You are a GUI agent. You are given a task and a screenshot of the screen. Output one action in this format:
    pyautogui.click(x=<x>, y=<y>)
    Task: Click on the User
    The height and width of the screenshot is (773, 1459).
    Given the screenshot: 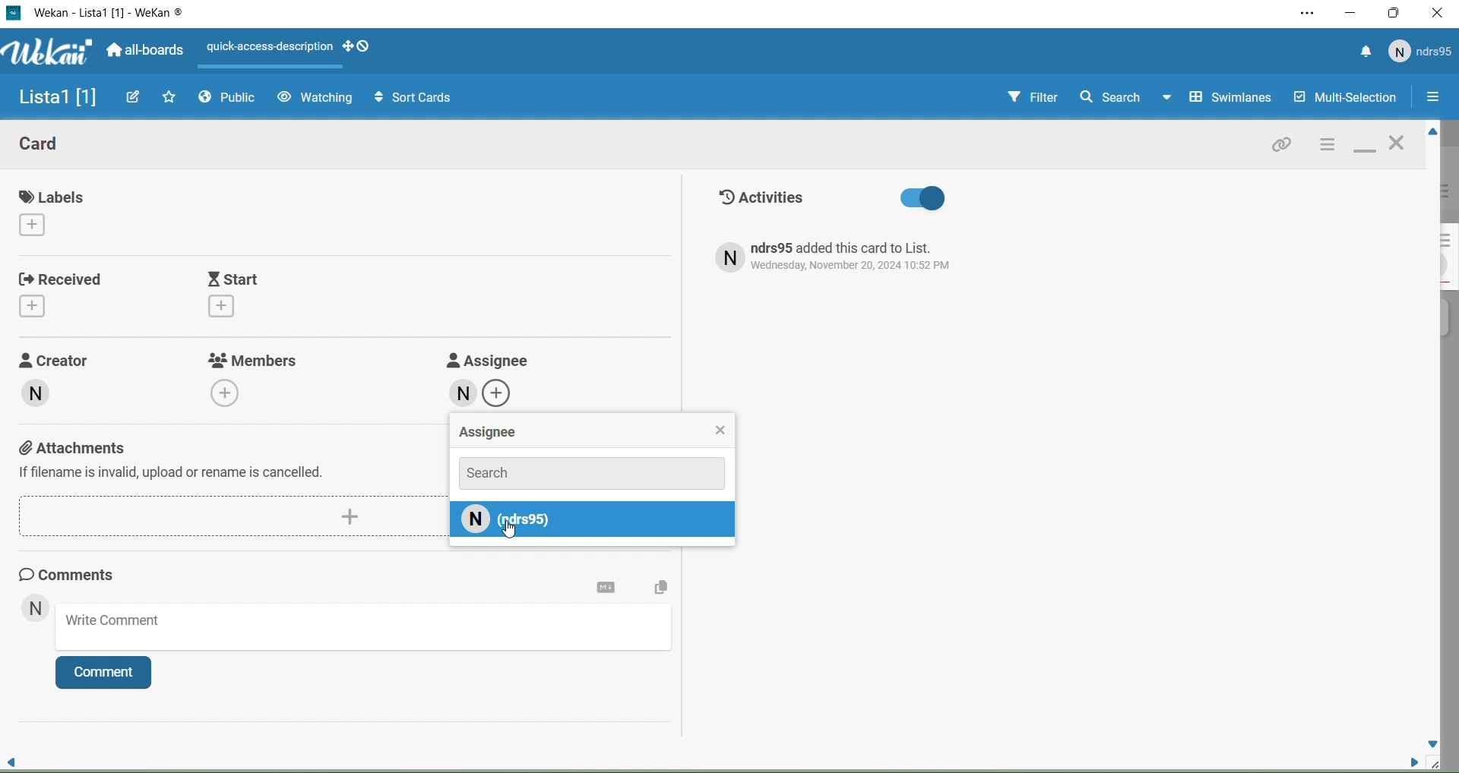 What is the action you would take?
    pyautogui.click(x=35, y=610)
    